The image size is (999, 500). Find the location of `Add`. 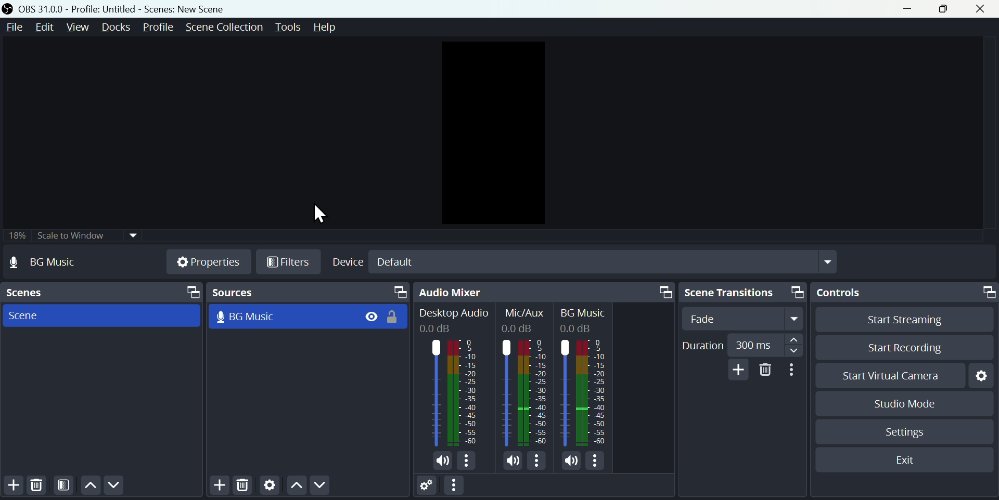

Add is located at coordinates (15, 488).